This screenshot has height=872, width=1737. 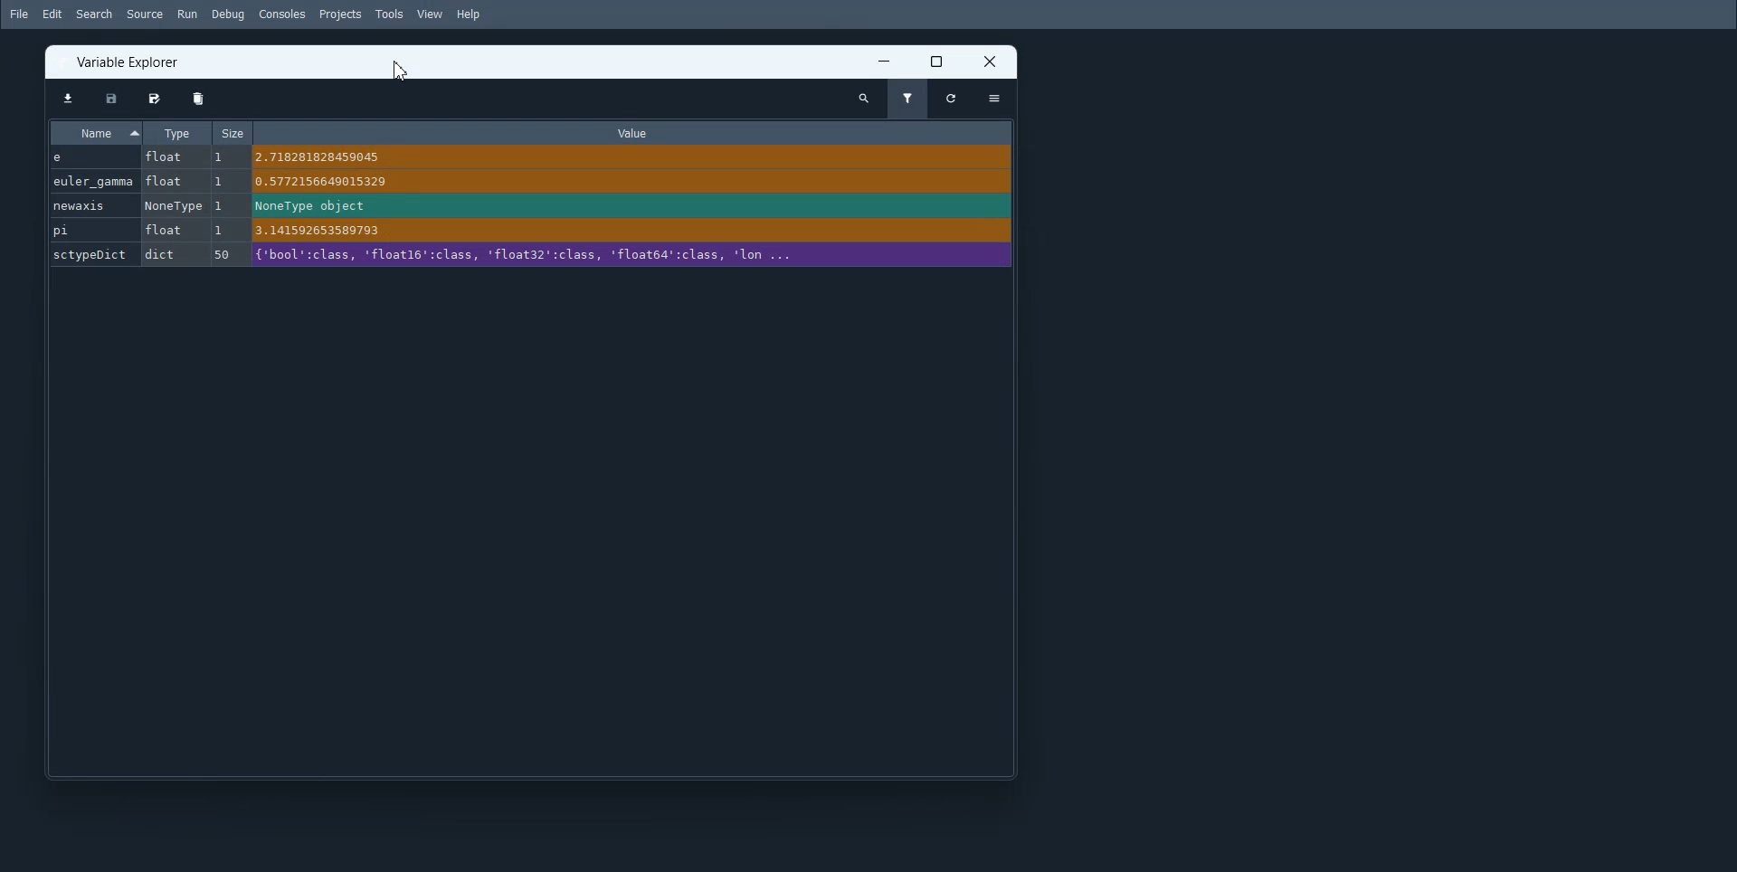 What do you see at coordinates (328, 230) in the screenshot?
I see `3.141592653589793` at bounding box center [328, 230].